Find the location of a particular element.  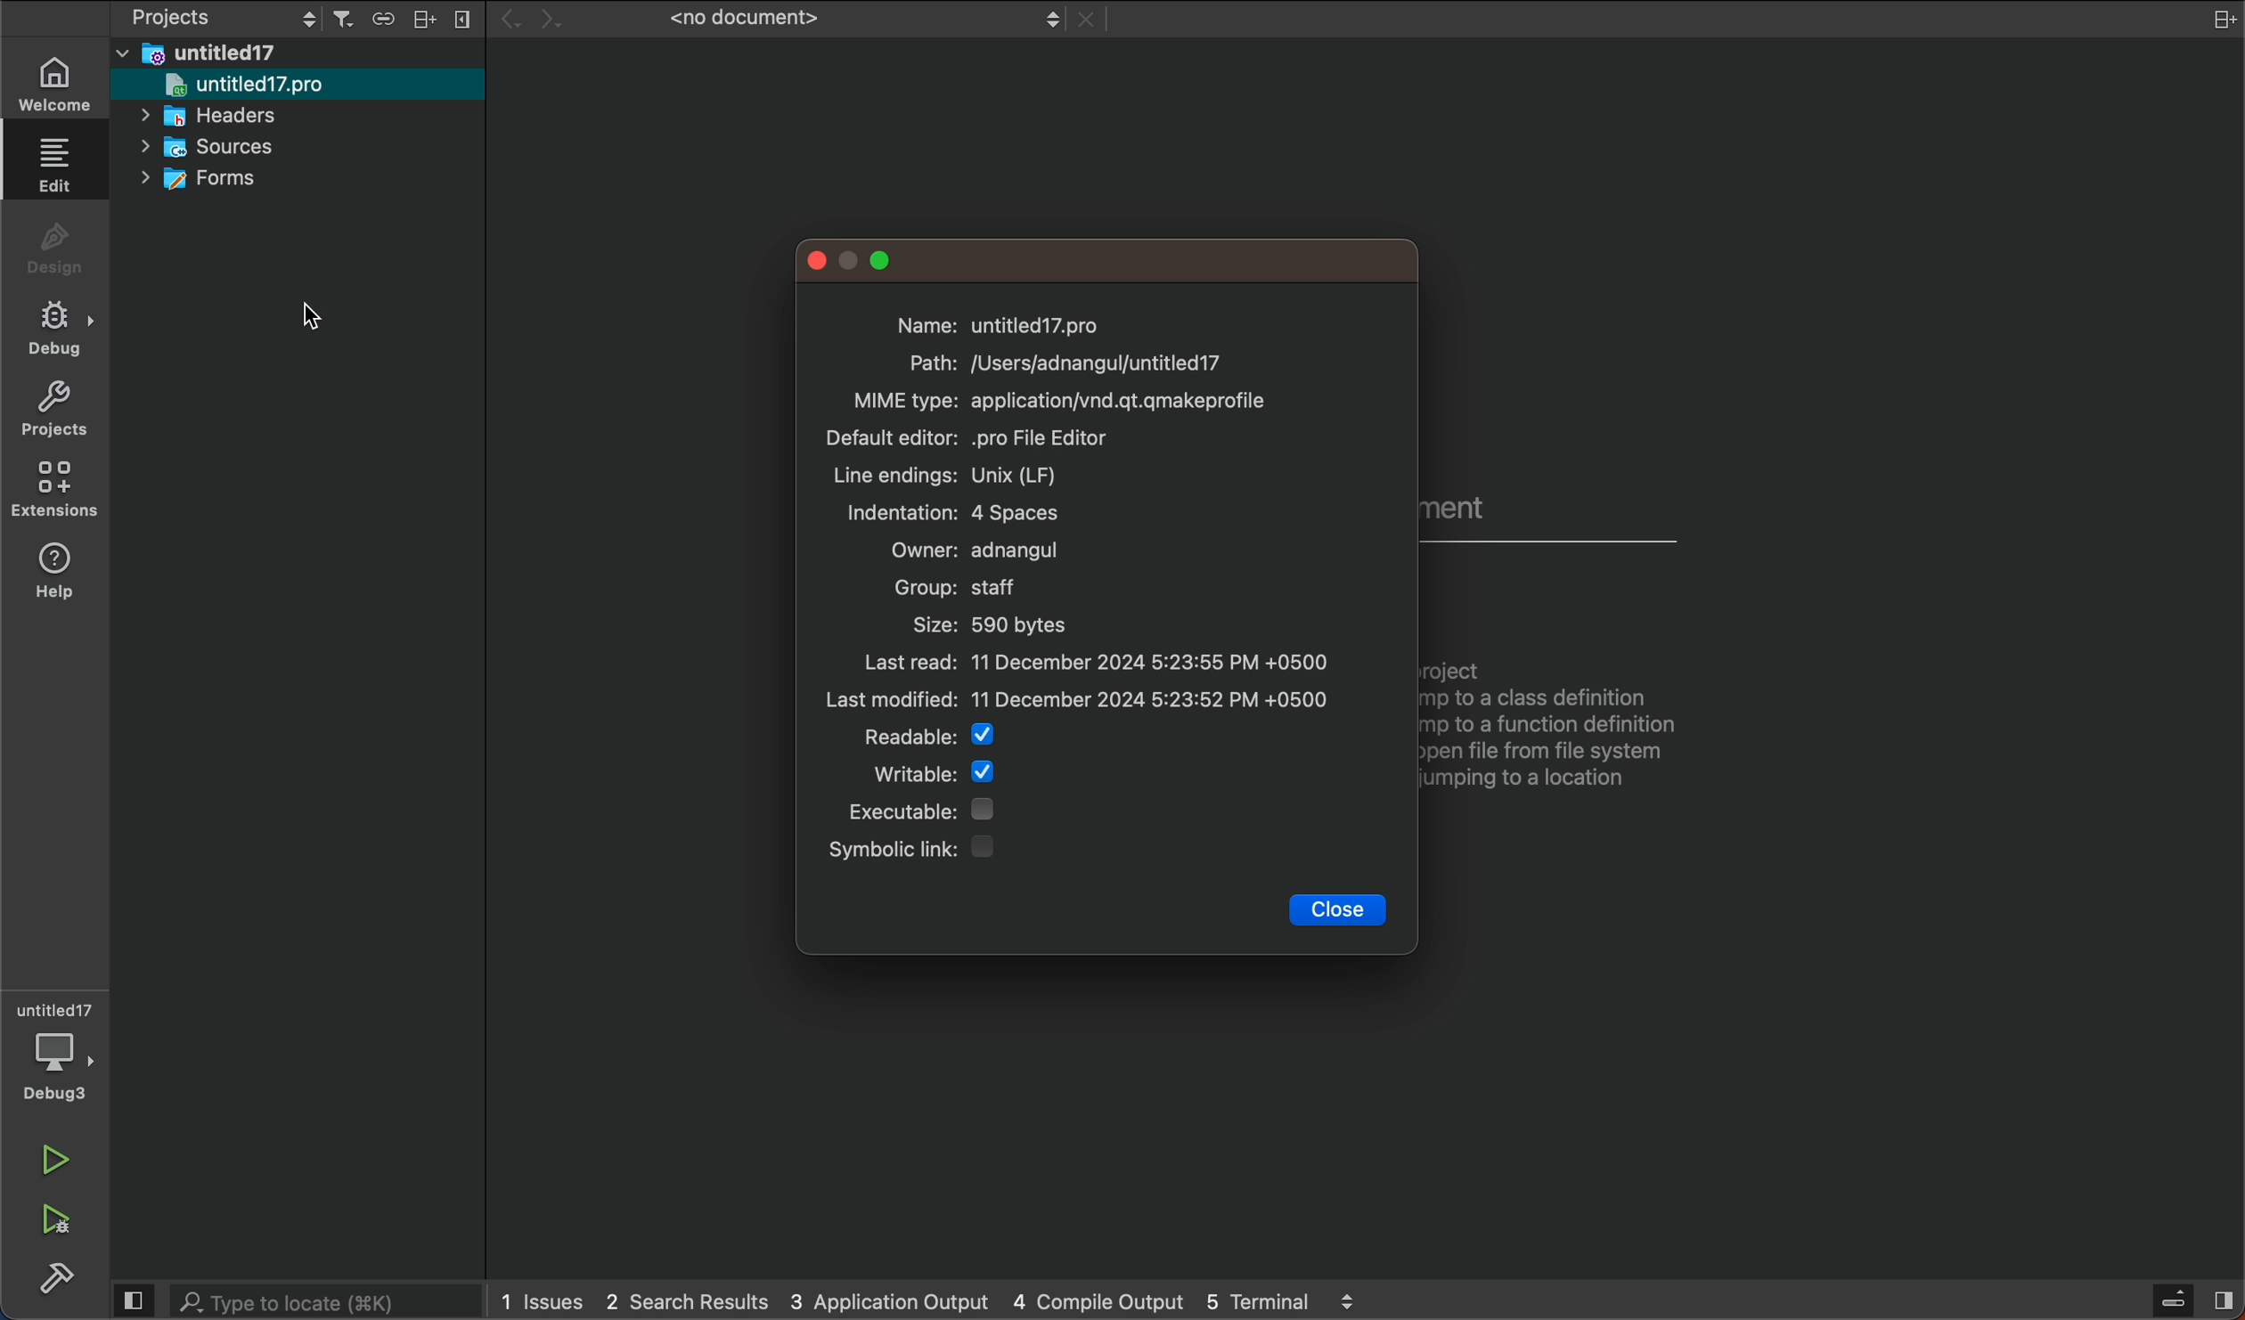

design is located at coordinates (63, 245).